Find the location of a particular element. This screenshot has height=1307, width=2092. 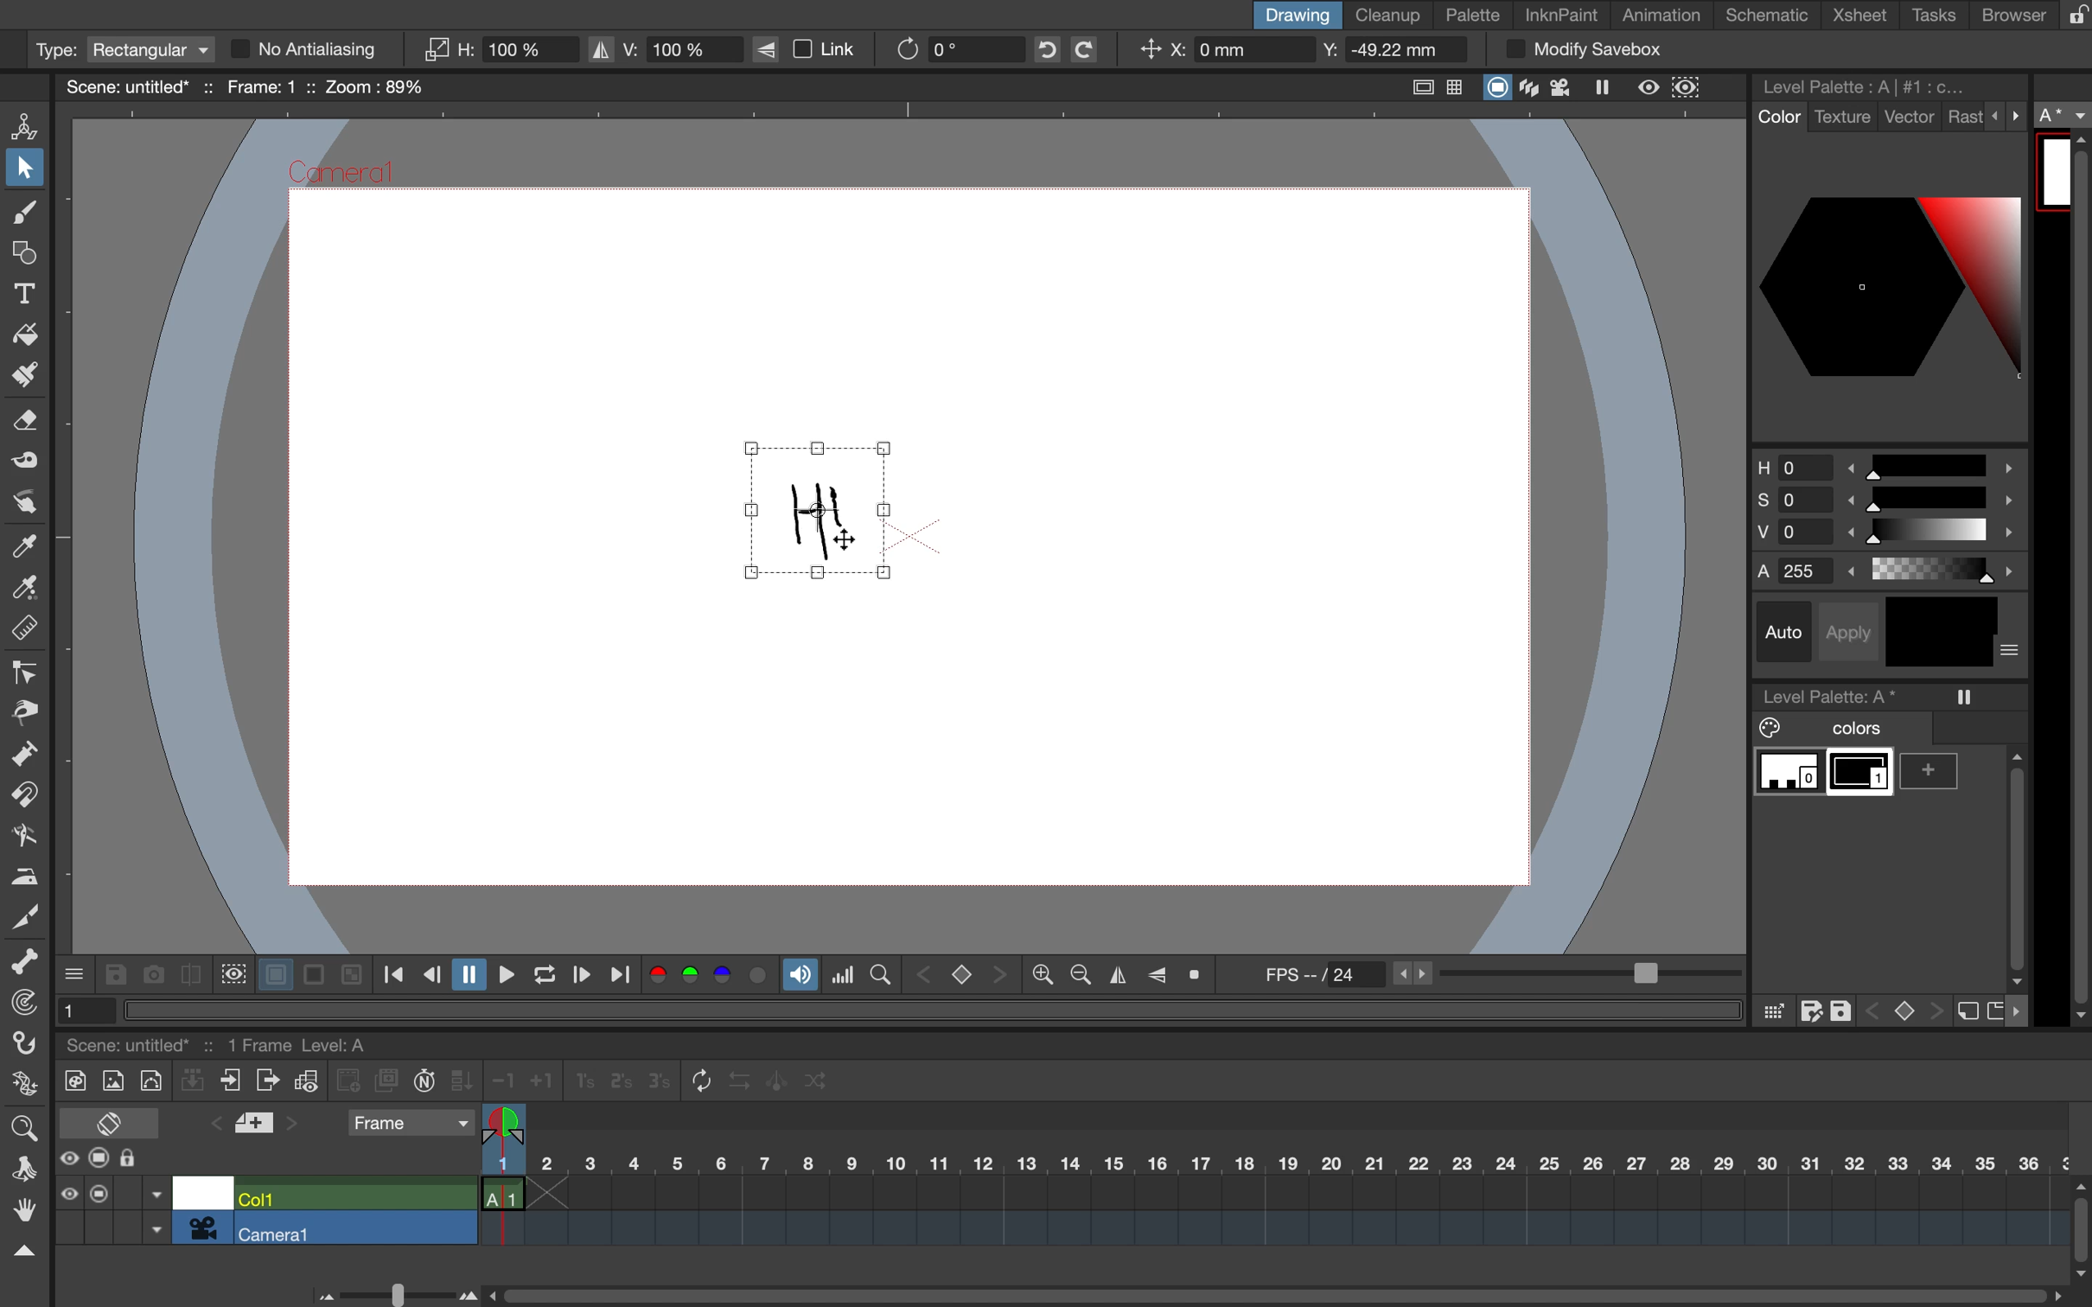

selection tool is located at coordinates (25, 171).